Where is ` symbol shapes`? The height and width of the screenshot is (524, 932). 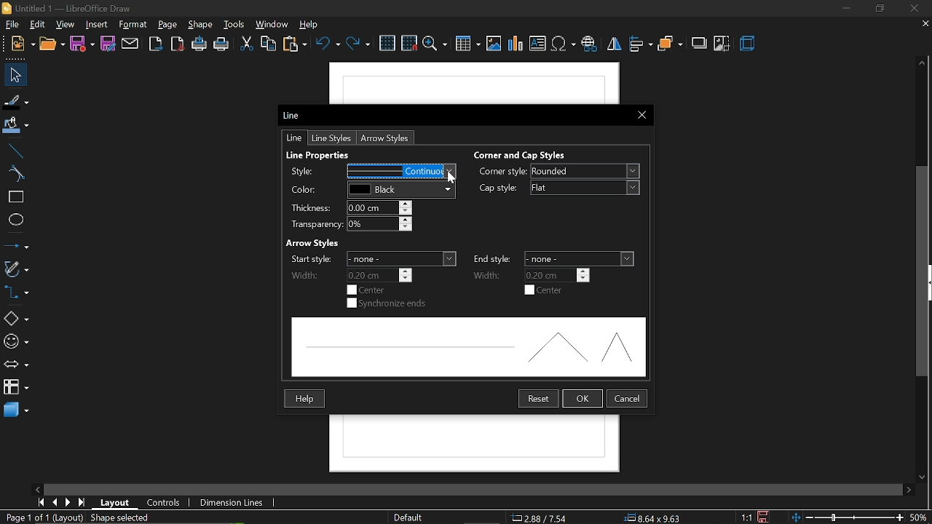  symbol shapes is located at coordinates (17, 343).